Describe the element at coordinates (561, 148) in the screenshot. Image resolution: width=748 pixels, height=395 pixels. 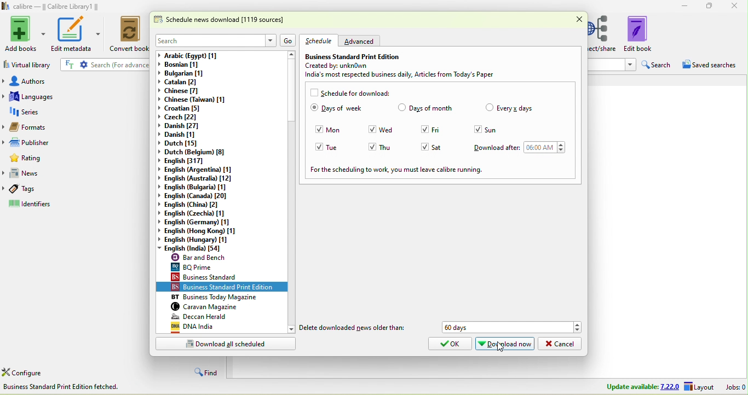
I see `Drop down` at that location.